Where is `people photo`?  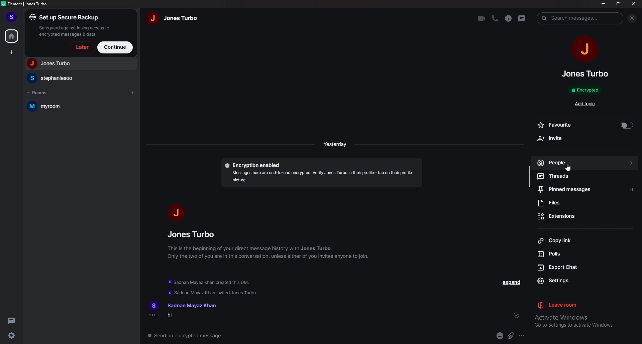
people photo is located at coordinates (585, 48).